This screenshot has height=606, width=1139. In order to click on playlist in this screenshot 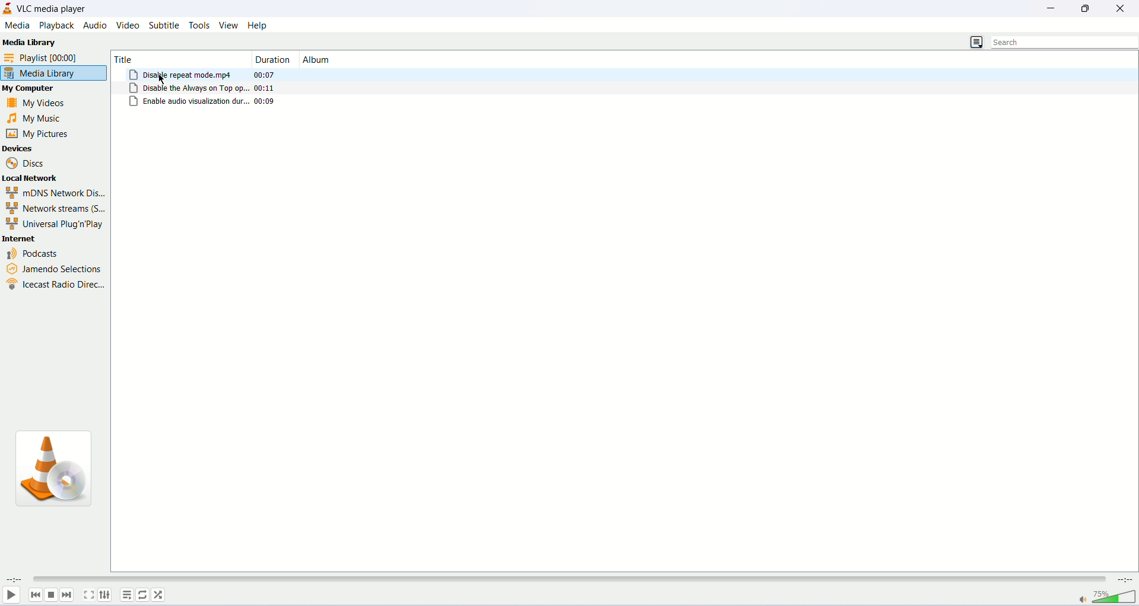, I will do `click(52, 57)`.